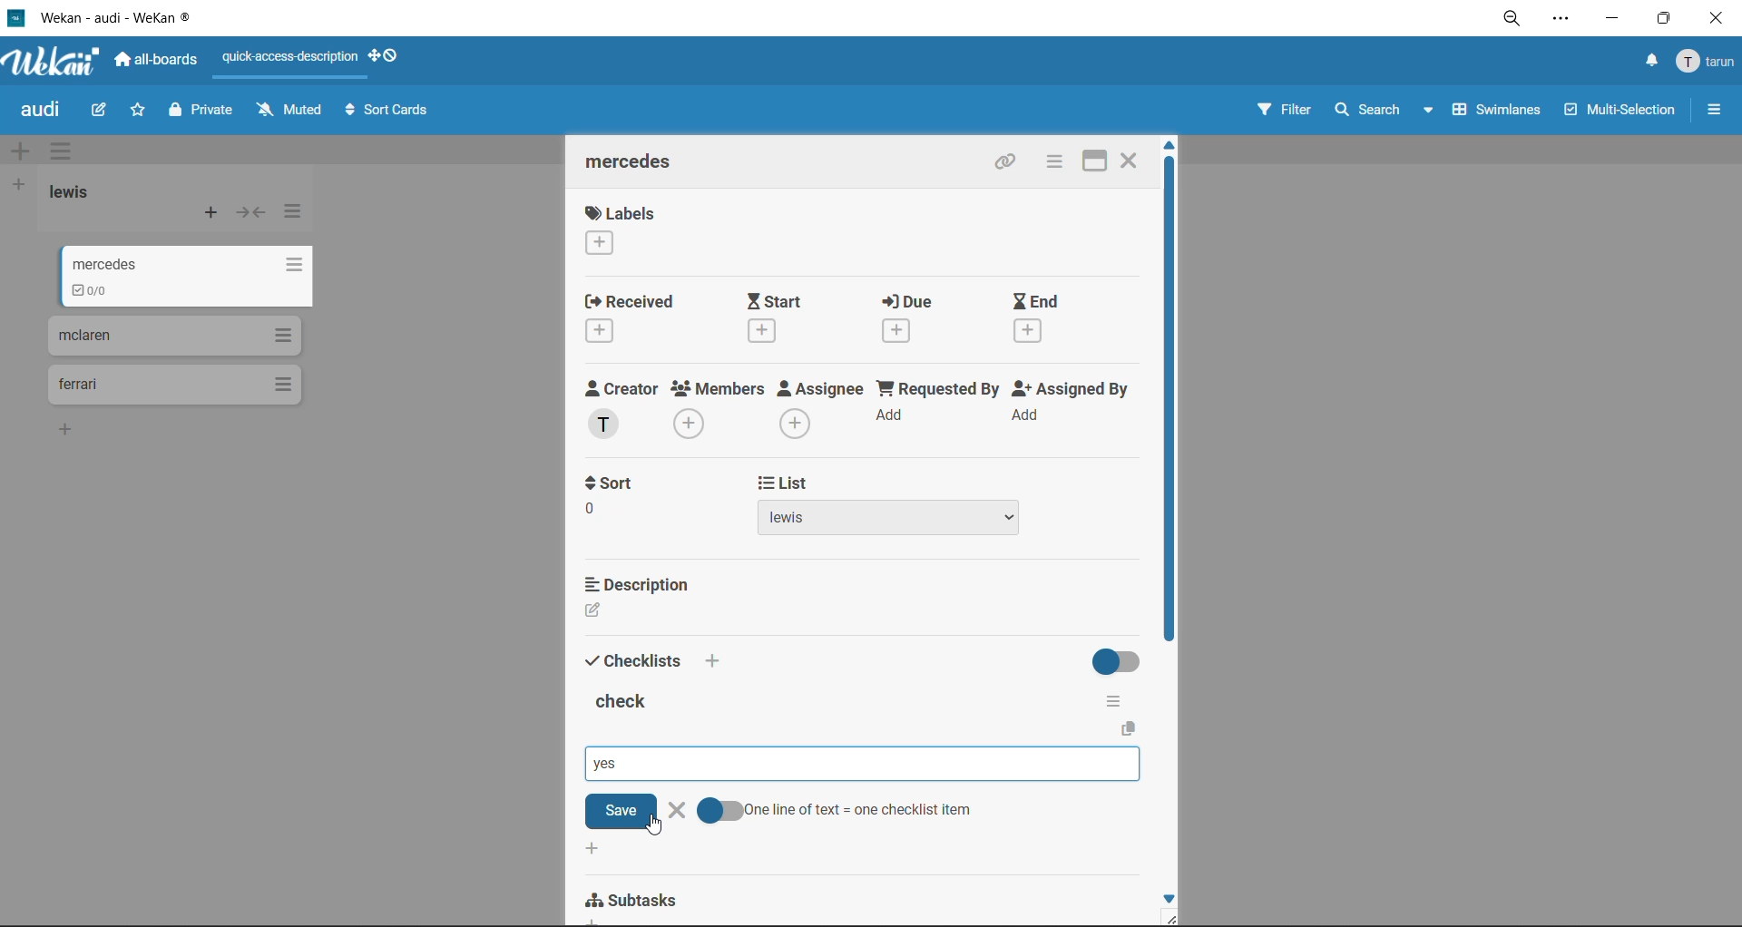 The height and width of the screenshot is (927, 1742). Describe the element at coordinates (172, 388) in the screenshot. I see `cards` at that location.